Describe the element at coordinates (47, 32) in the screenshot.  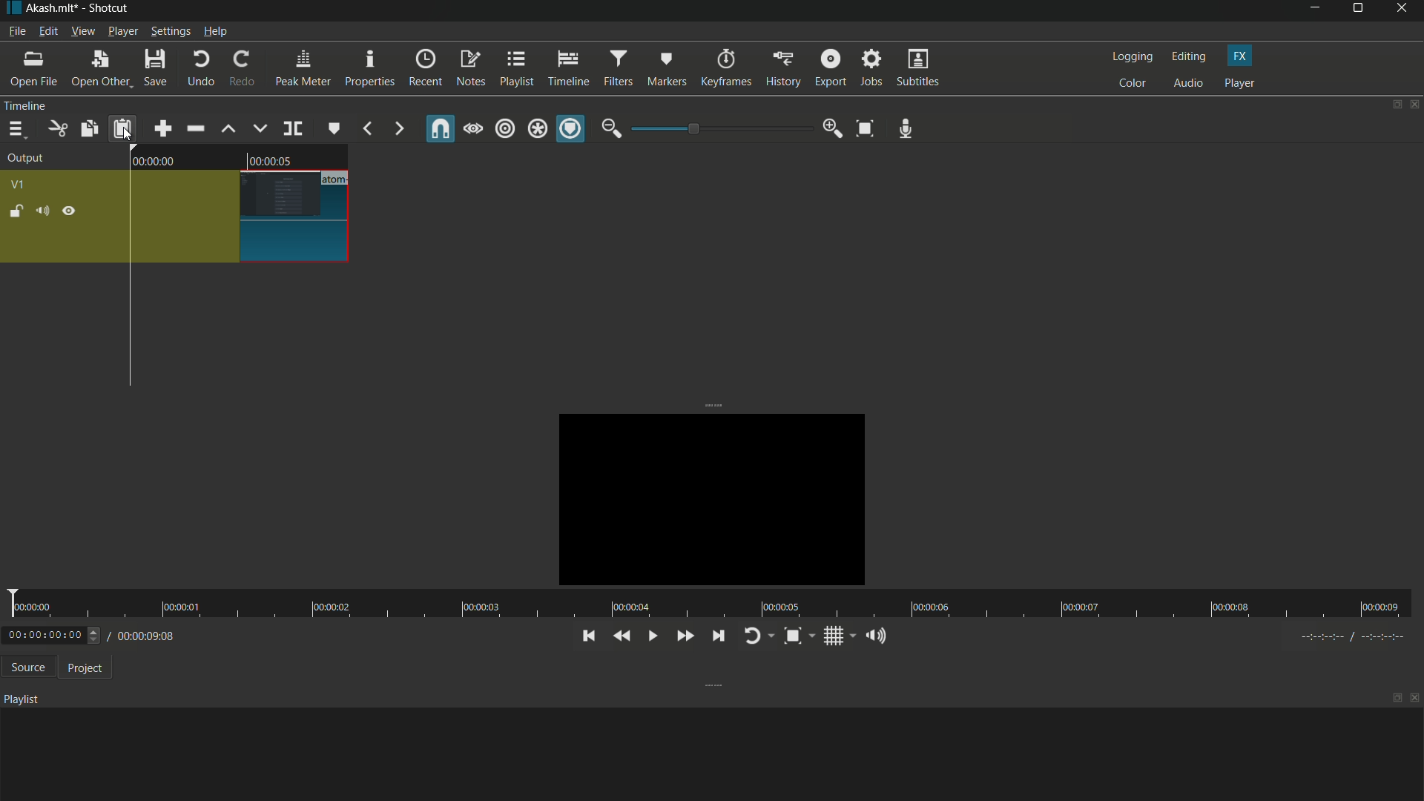
I see `edit menu` at that location.